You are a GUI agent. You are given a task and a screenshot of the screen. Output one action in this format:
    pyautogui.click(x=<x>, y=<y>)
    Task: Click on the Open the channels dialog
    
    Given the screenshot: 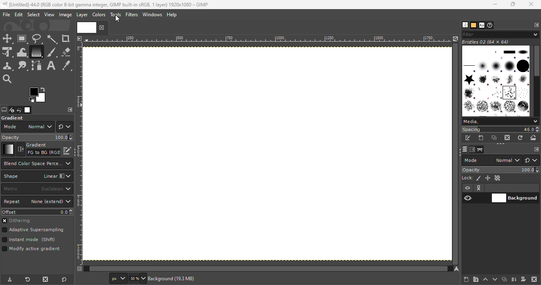 What is the action you would take?
    pyautogui.click(x=472, y=149)
    